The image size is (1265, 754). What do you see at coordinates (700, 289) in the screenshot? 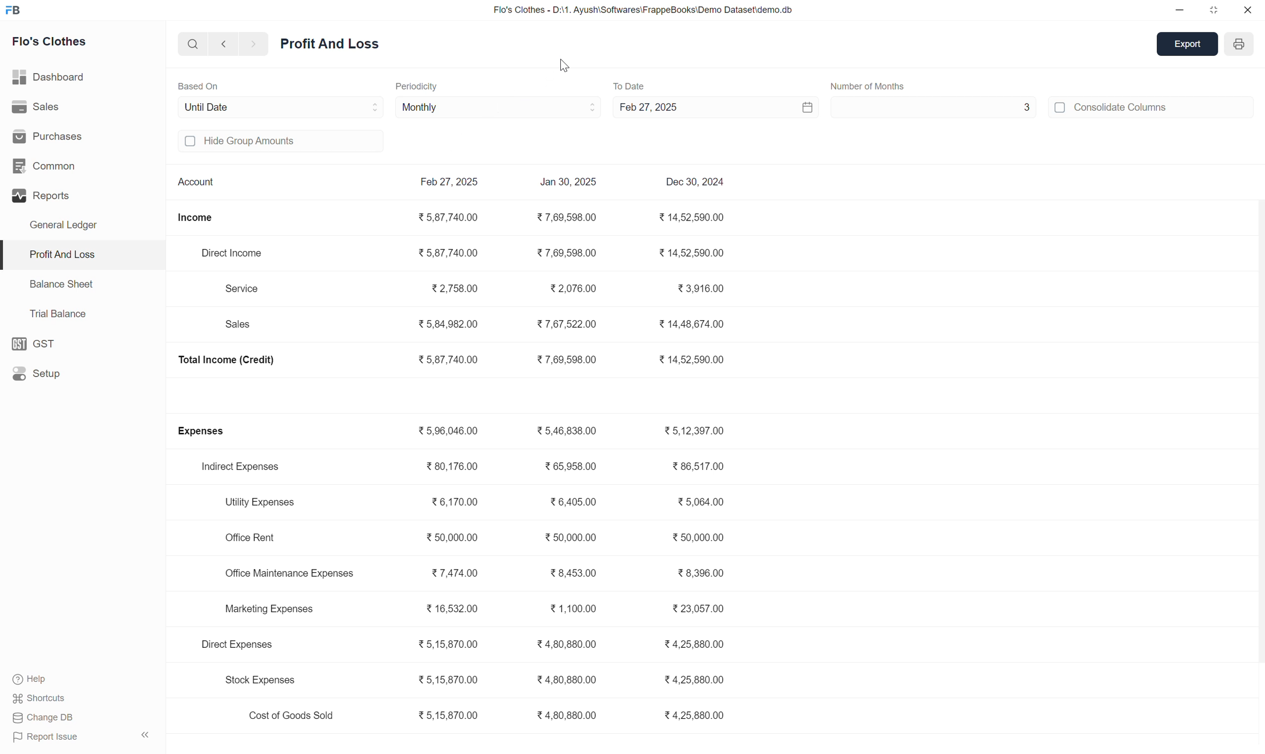
I see `₹3,916.00` at bounding box center [700, 289].